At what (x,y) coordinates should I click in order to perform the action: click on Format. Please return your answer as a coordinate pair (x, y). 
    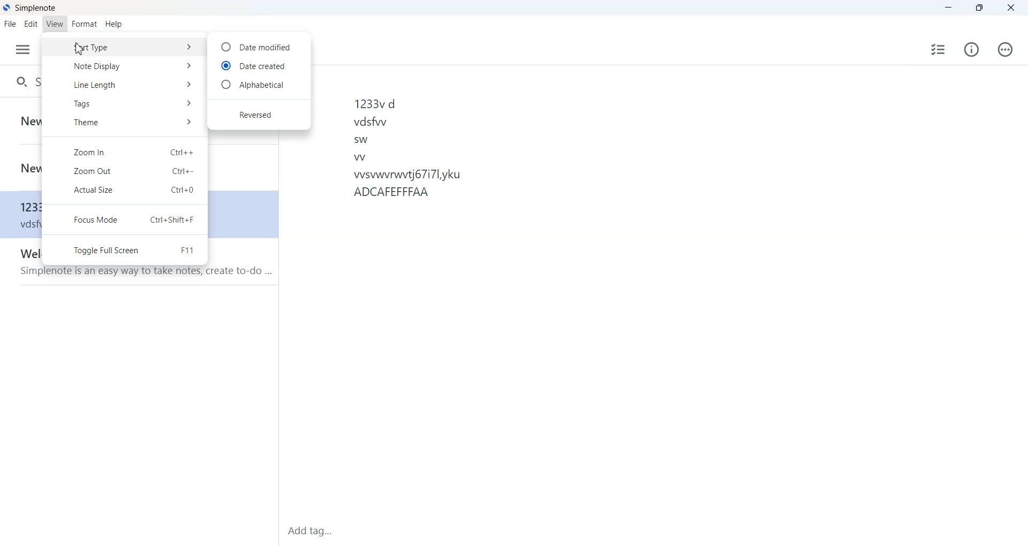
    Looking at the image, I should click on (84, 24).